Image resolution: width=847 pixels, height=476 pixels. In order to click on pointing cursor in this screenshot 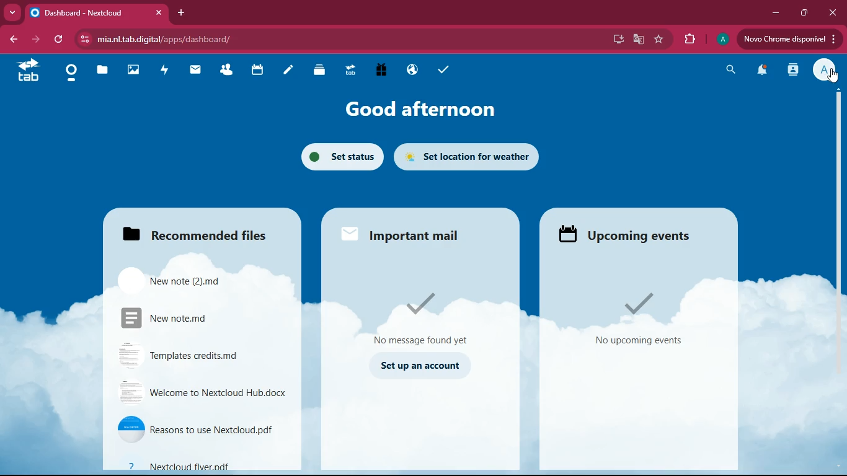, I will do `click(831, 76)`.